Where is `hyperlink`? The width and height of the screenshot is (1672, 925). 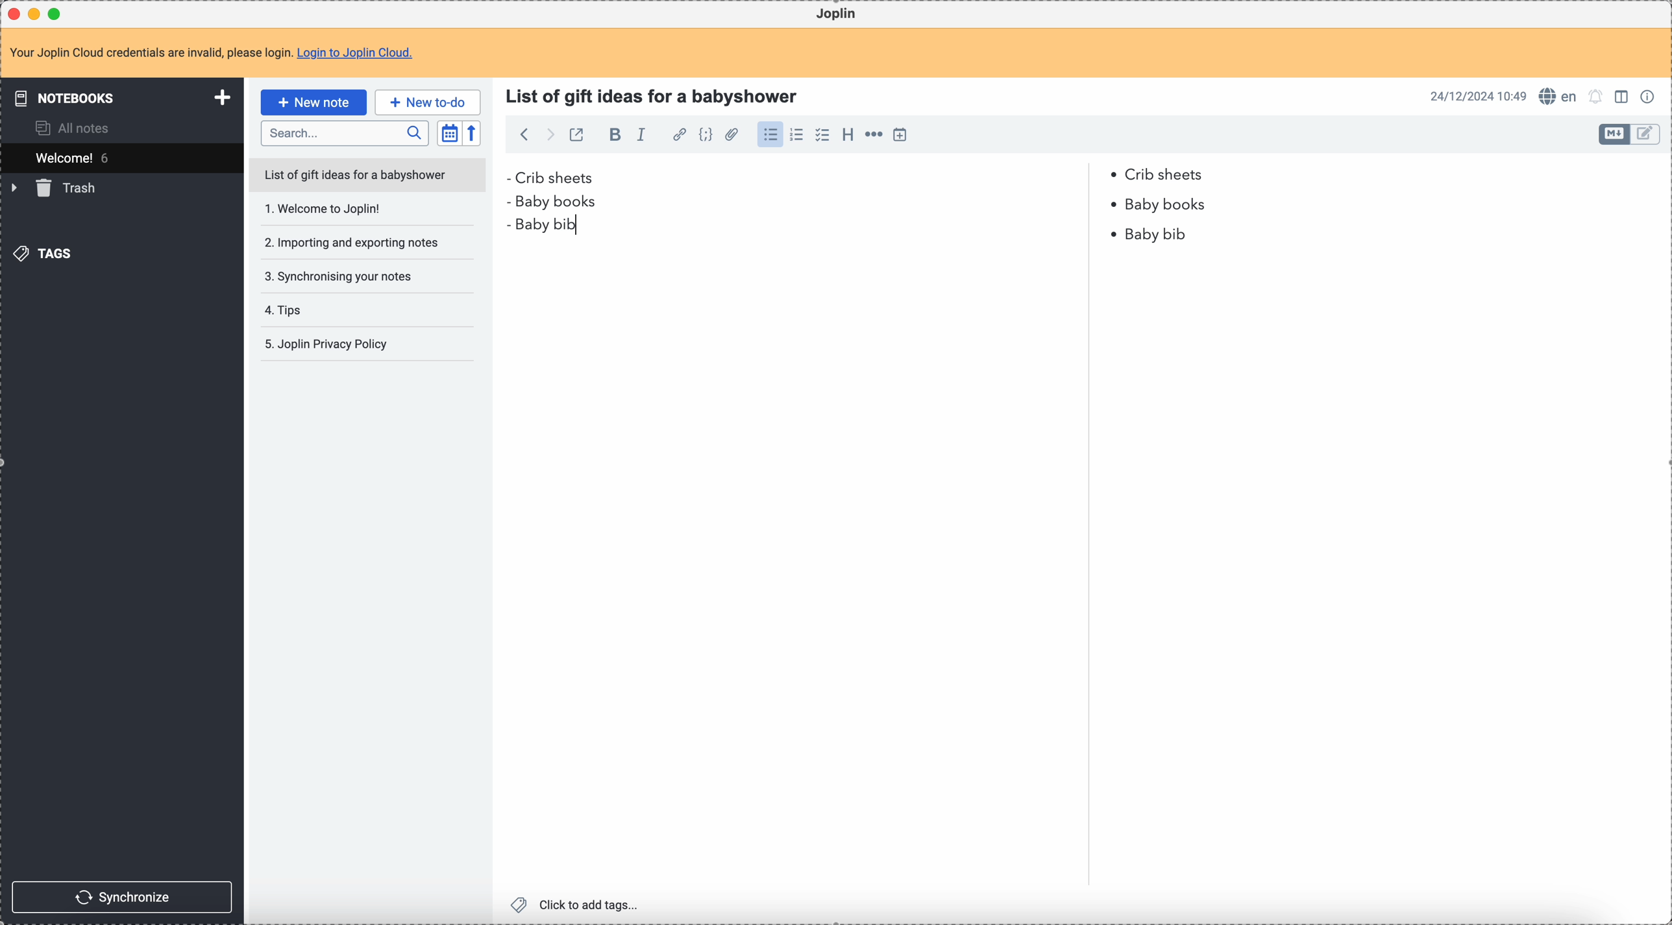 hyperlink is located at coordinates (680, 136).